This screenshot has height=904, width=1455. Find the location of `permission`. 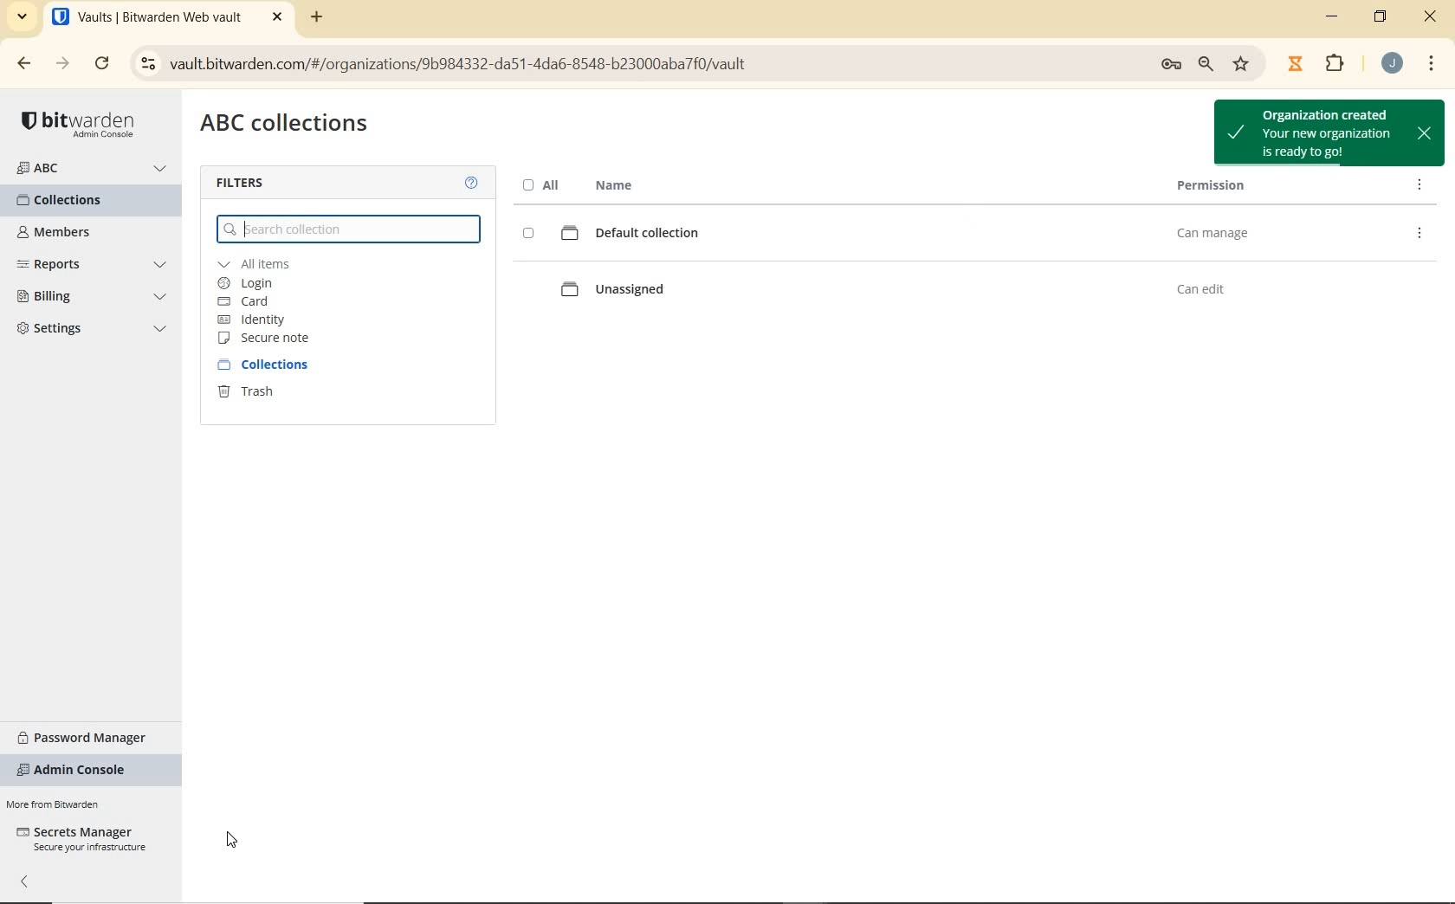

permission is located at coordinates (1207, 189).